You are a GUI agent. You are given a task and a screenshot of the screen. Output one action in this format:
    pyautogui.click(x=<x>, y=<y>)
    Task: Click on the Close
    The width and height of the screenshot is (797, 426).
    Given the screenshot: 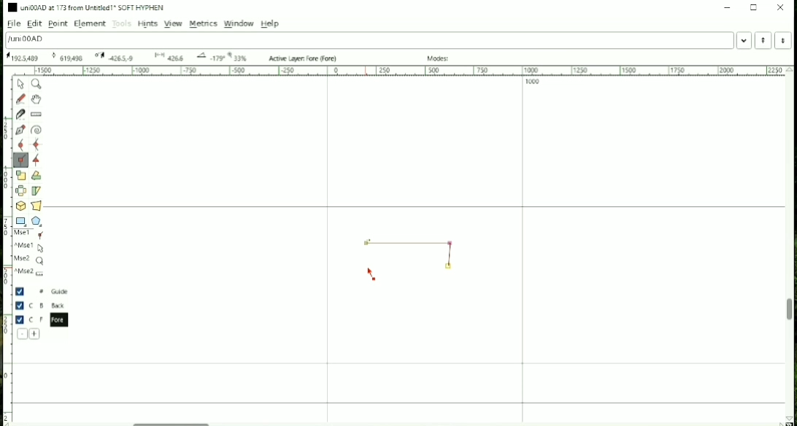 What is the action you would take?
    pyautogui.click(x=781, y=7)
    